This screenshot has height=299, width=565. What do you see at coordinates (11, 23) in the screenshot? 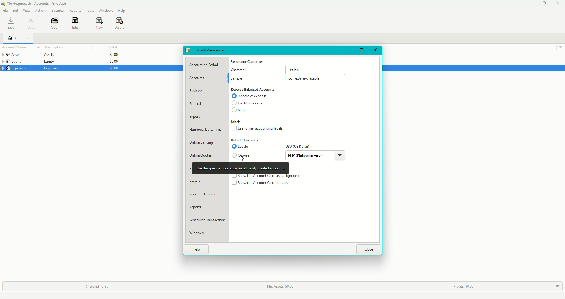
I see `Save` at bounding box center [11, 23].